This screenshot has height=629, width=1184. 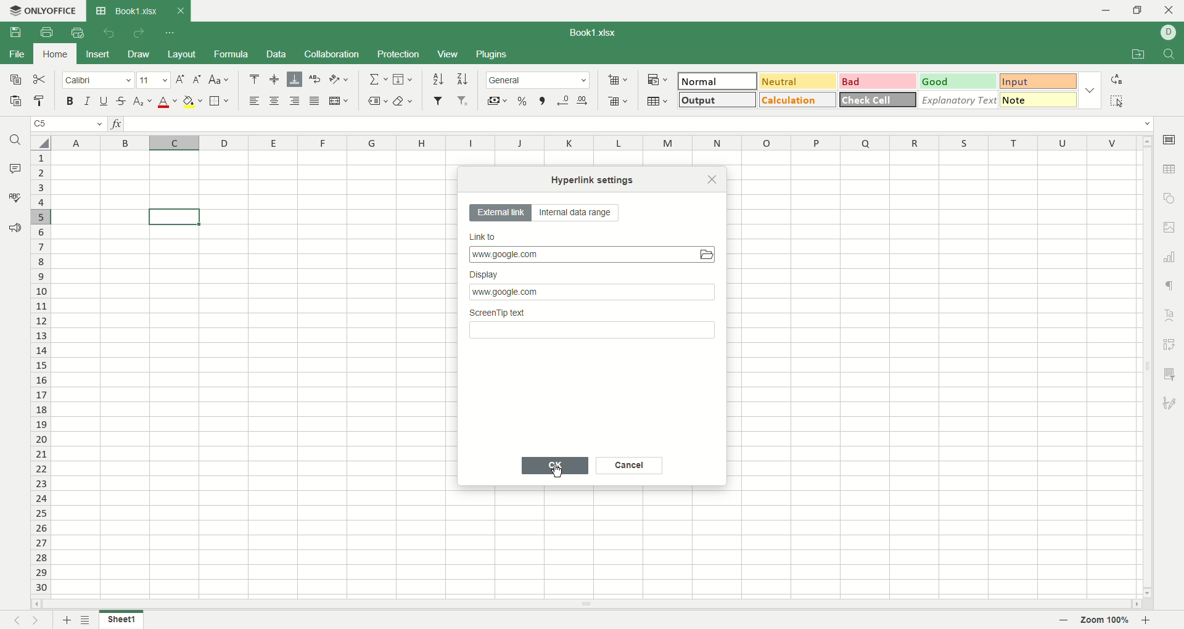 I want to click on insert, so click(x=99, y=54).